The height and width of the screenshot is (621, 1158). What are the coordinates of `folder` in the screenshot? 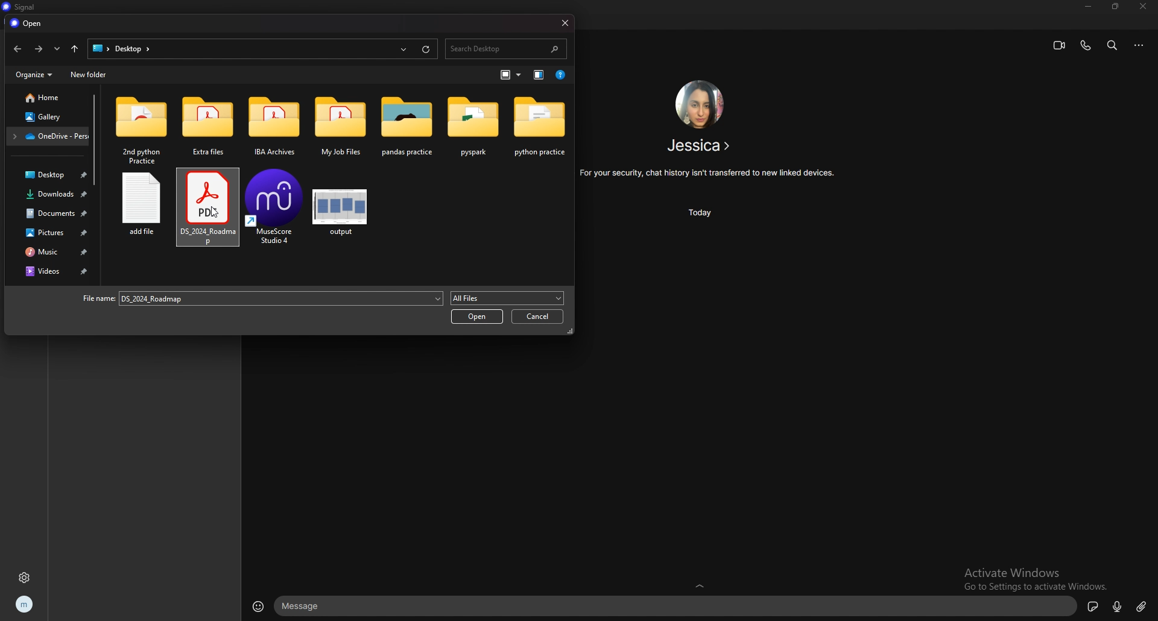 It's located at (142, 131).